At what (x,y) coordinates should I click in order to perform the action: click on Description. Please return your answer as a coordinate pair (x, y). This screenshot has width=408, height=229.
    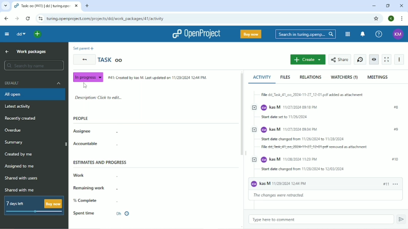
    Looking at the image, I should click on (100, 98).